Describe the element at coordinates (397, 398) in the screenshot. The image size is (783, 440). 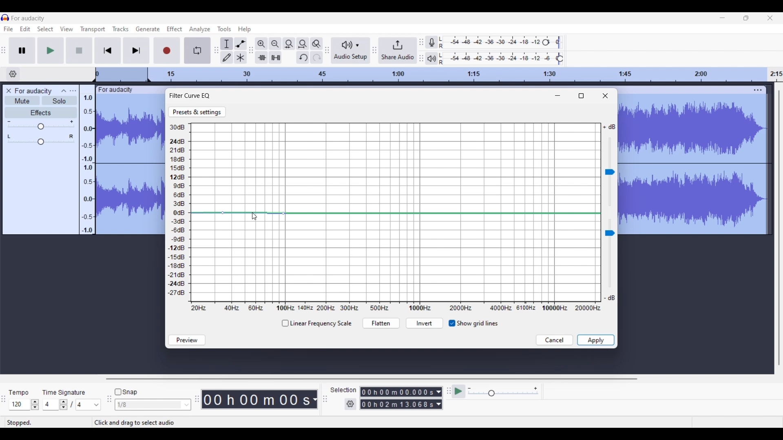
I see `Selection duration` at that location.